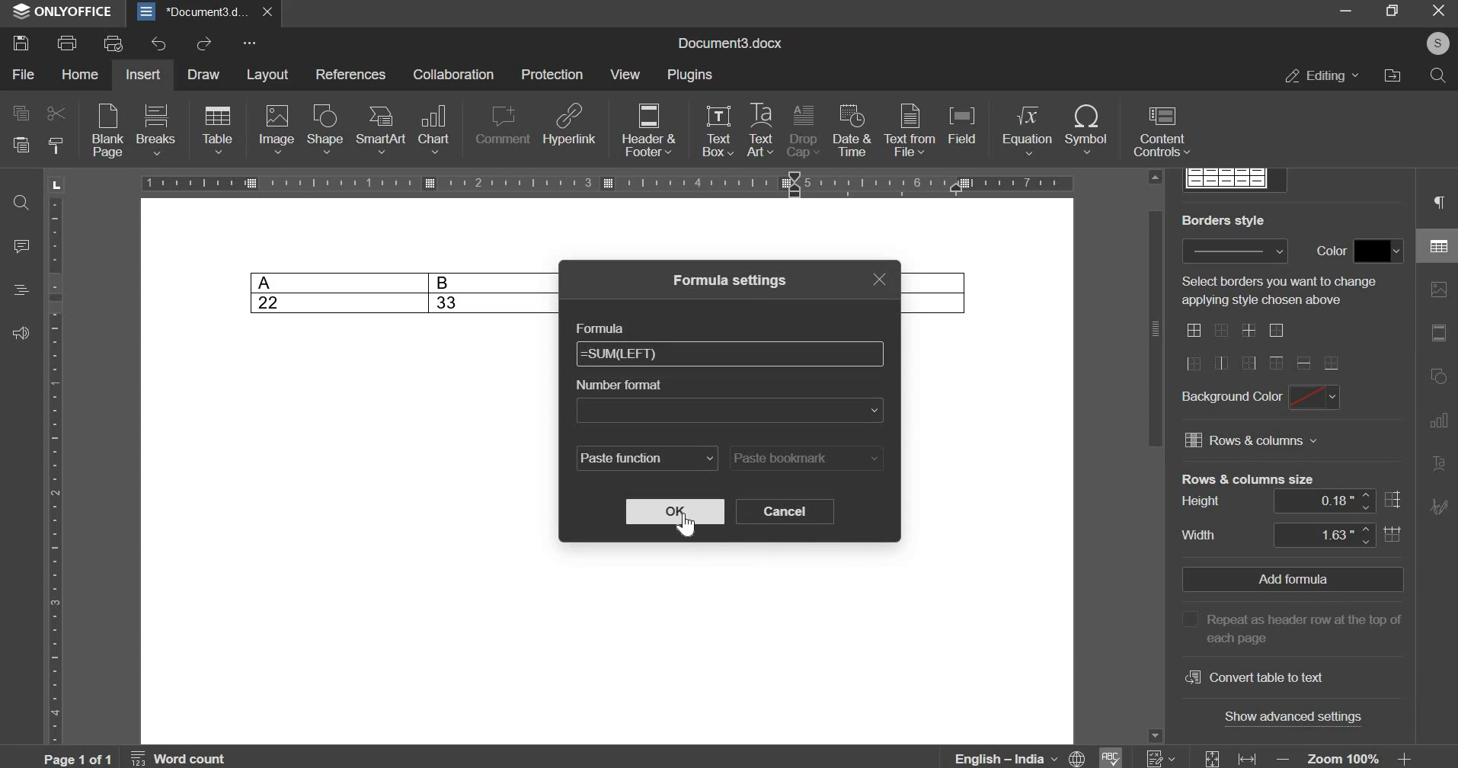 The height and width of the screenshot is (768, 1458). What do you see at coordinates (1439, 13) in the screenshot?
I see `exit` at bounding box center [1439, 13].